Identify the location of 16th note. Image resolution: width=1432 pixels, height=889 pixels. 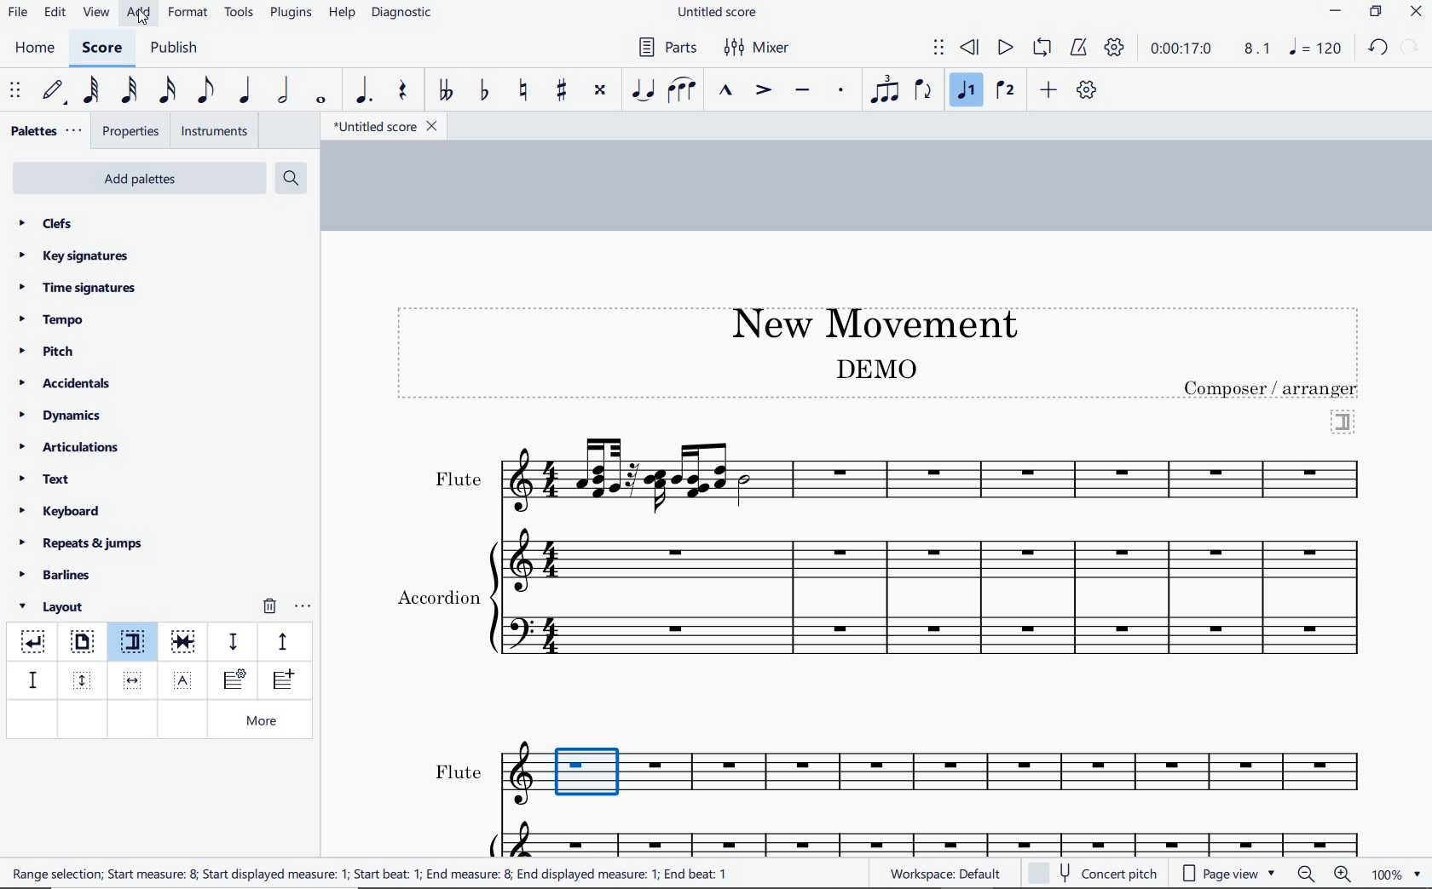
(168, 91).